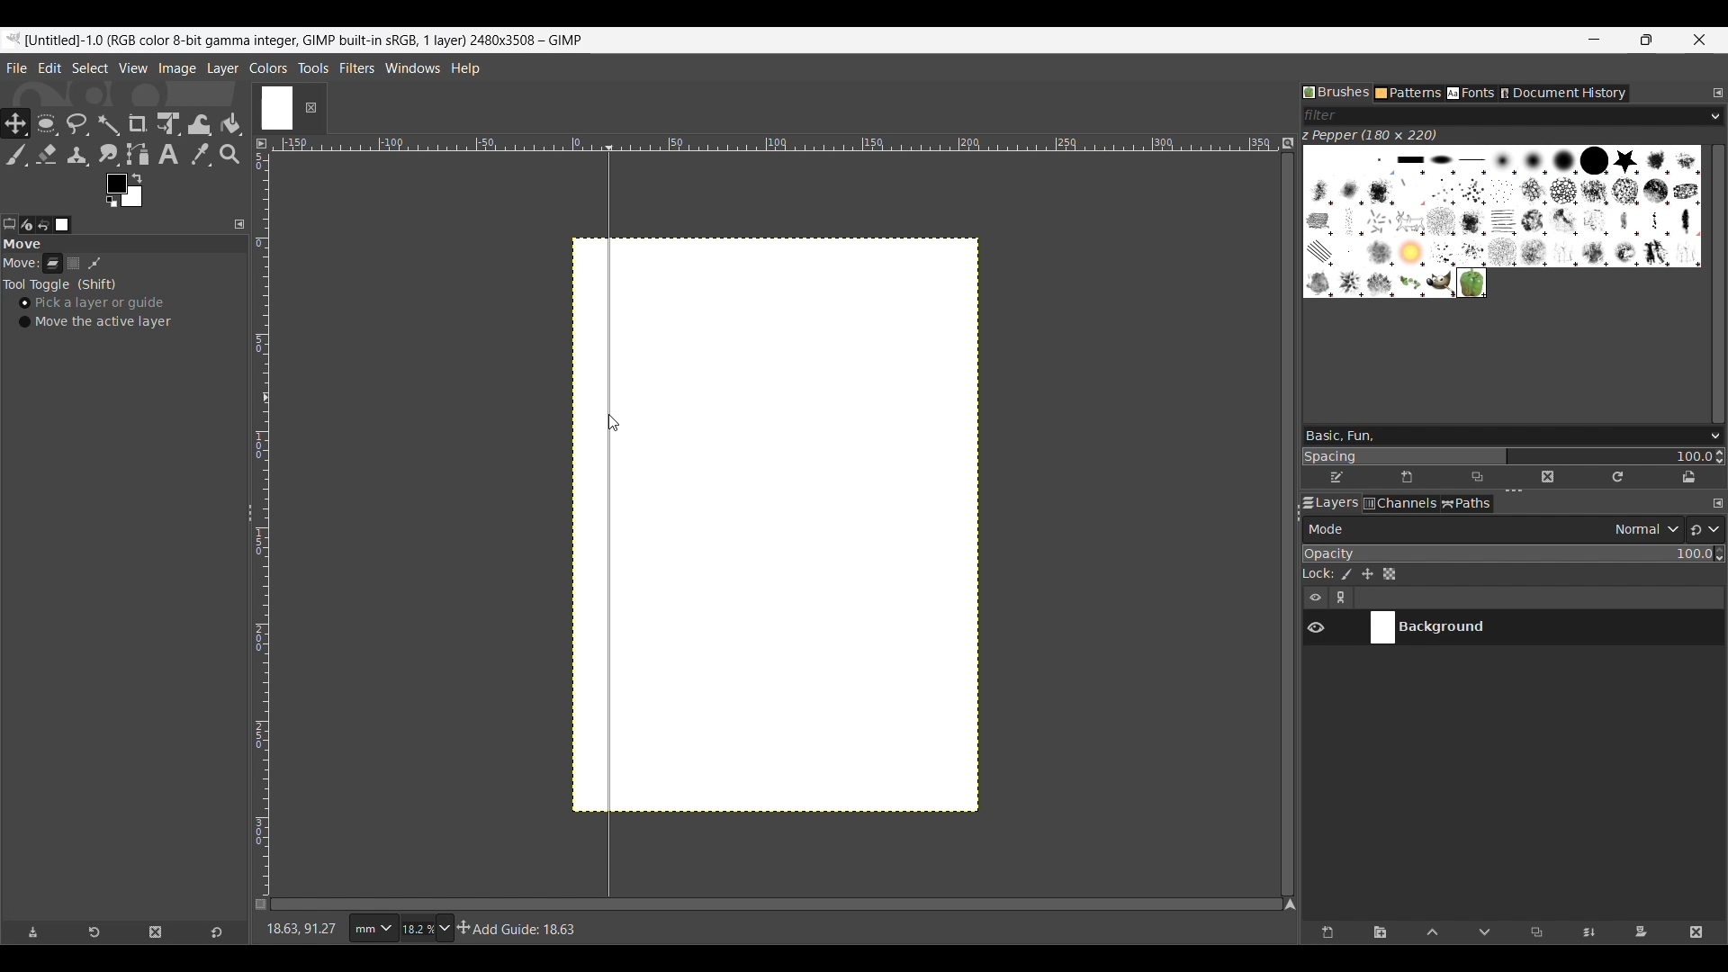 The image size is (1728, 972). What do you see at coordinates (1698, 40) in the screenshot?
I see `Close interface` at bounding box center [1698, 40].